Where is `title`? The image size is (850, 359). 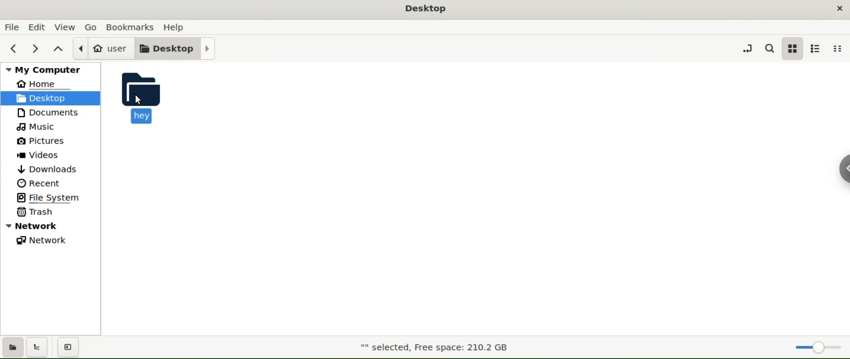
title is located at coordinates (426, 10).